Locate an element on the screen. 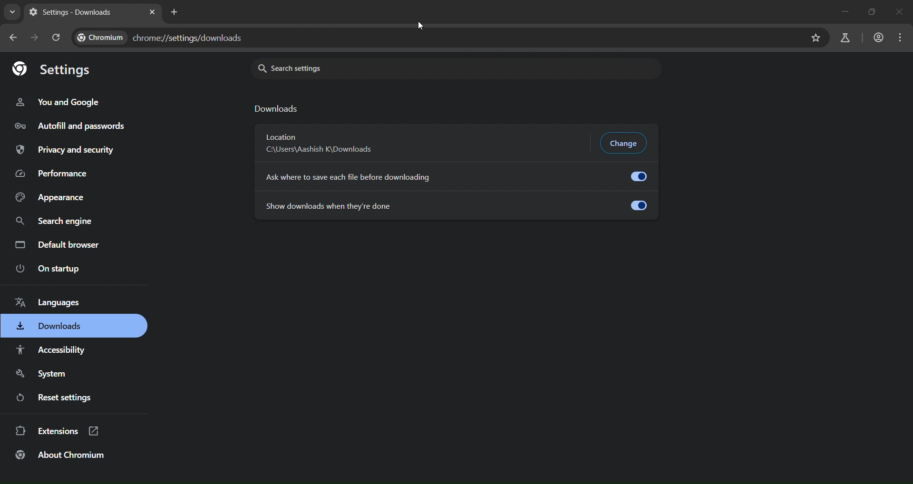 This screenshot has height=484, width=913. search tabs is located at coordinates (11, 13).